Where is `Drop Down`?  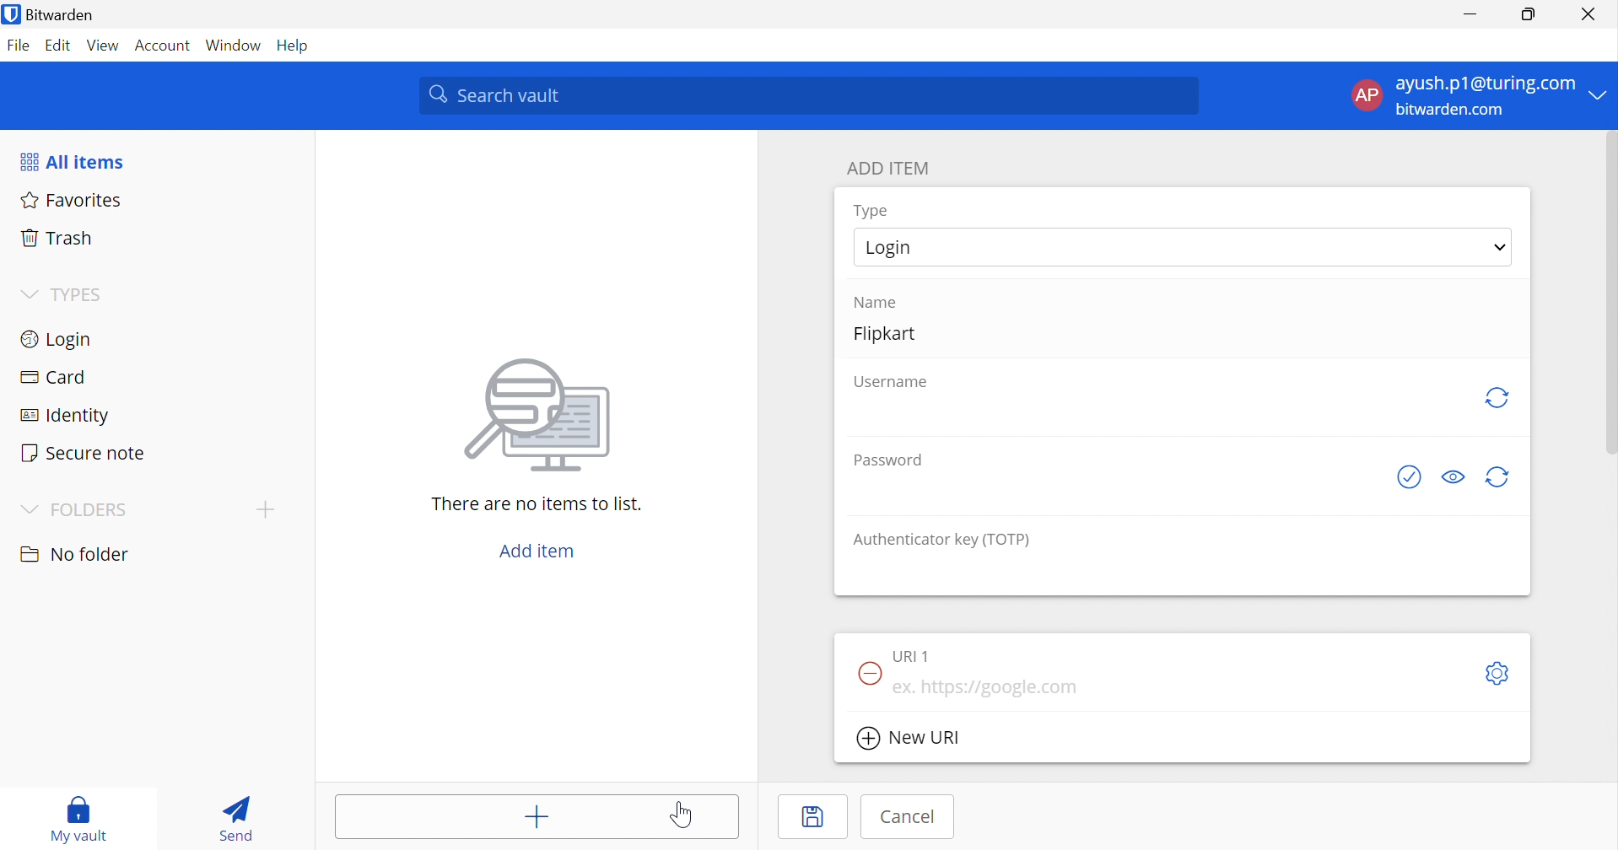
Drop Down is located at coordinates (1500, 245).